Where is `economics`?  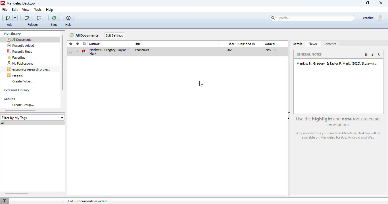 economics is located at coordinates (143, 50).